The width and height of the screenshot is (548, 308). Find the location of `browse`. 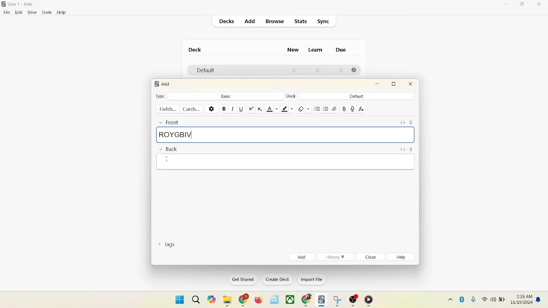

browse is located at coordinates (276, 22).